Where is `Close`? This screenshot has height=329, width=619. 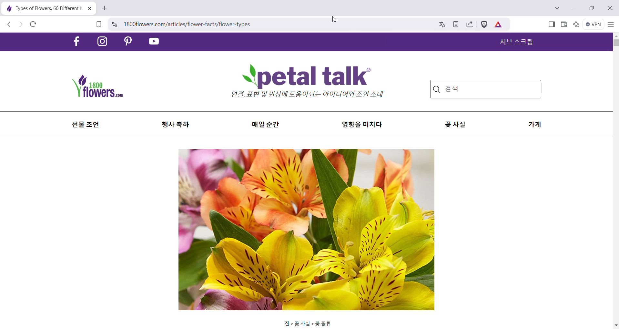 Close is located at coordinates (611, 8).